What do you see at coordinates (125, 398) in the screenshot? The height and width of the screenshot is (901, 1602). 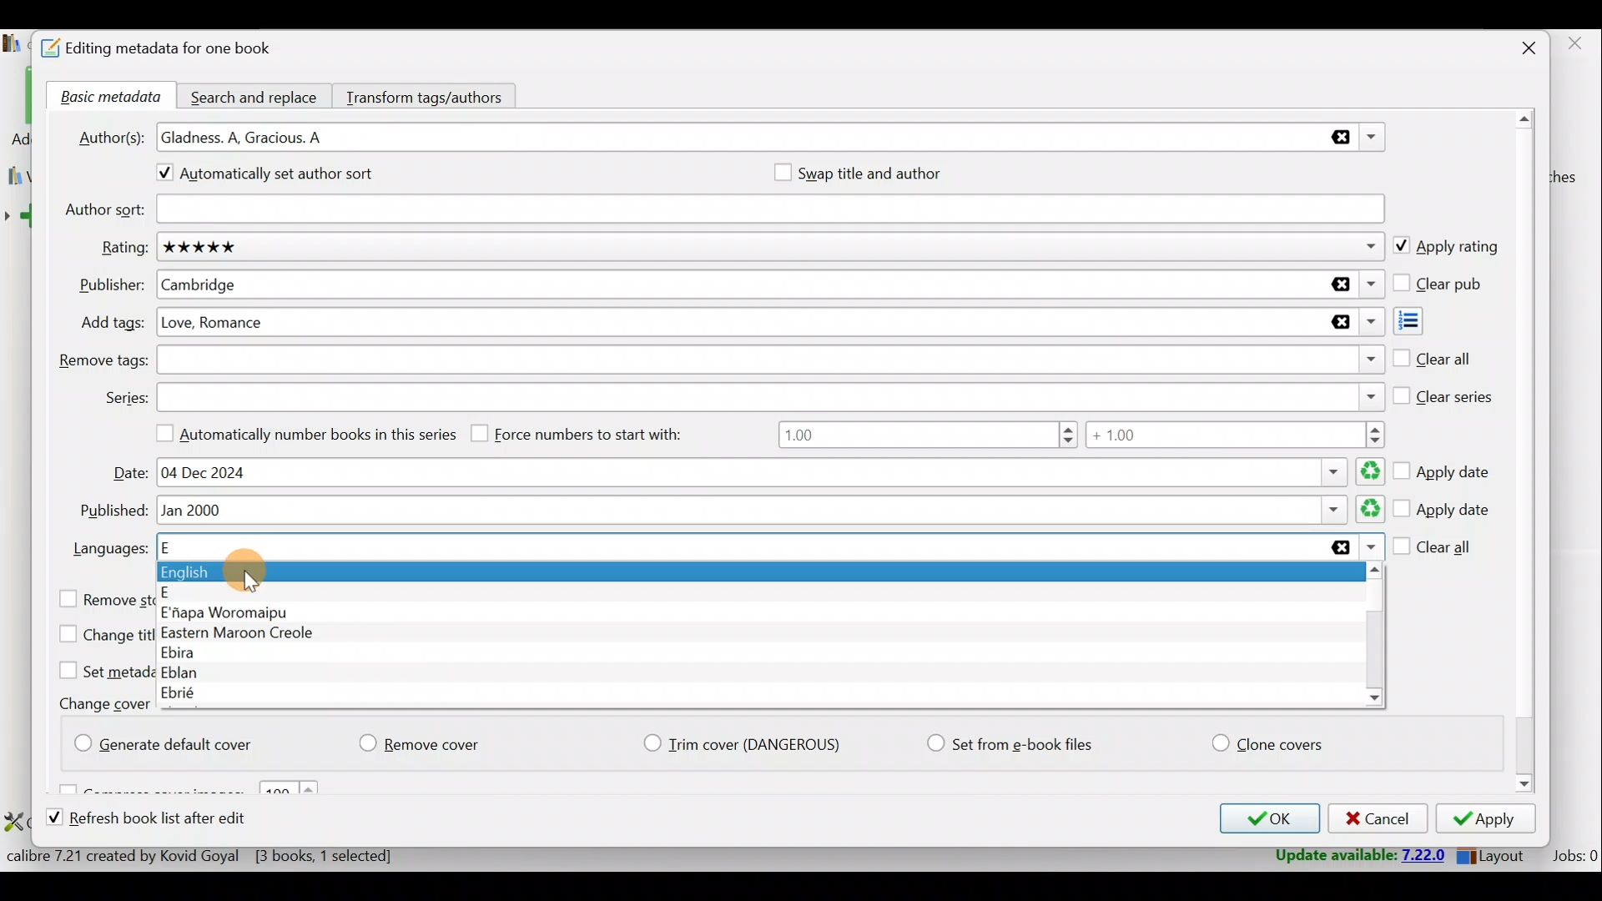 I see `Series:` at bounding box center [125, 398].